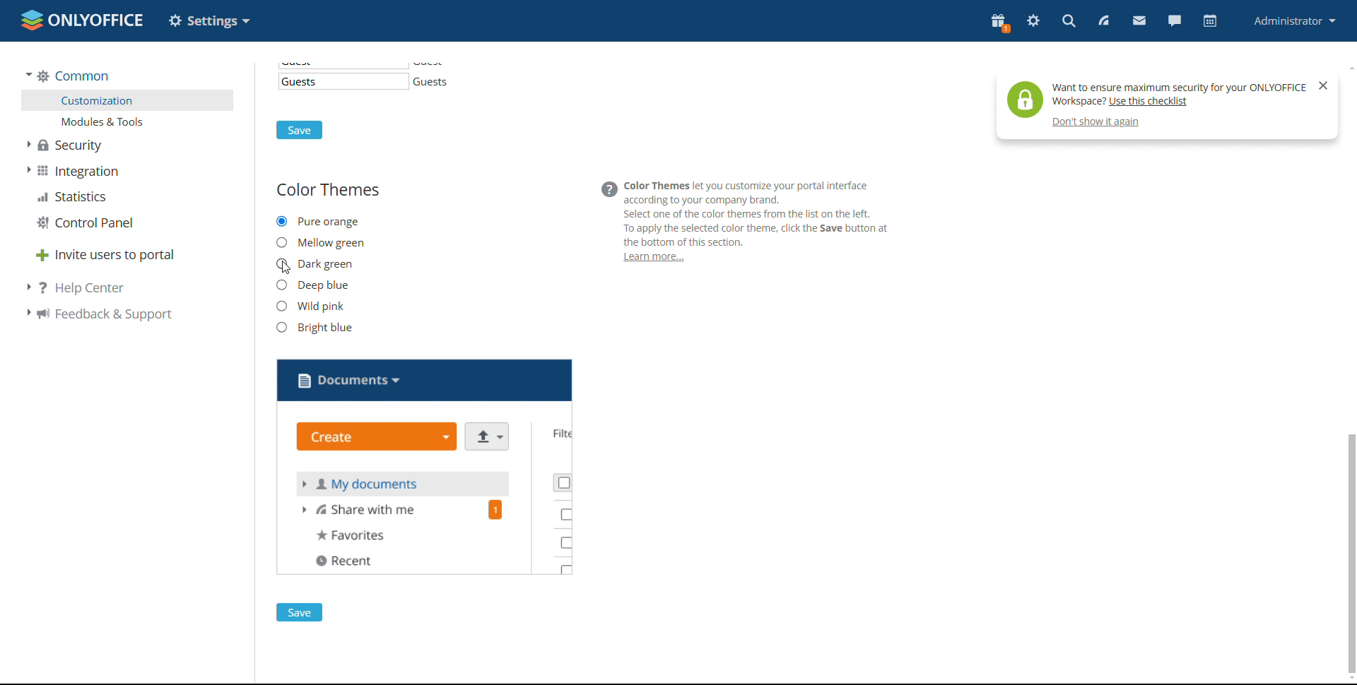 This screenshot has height=685, width=1357. What do you see at coordinates (1098, 124) in the screenshot?
I see `don't show again` at bounding box center [1098, 124].